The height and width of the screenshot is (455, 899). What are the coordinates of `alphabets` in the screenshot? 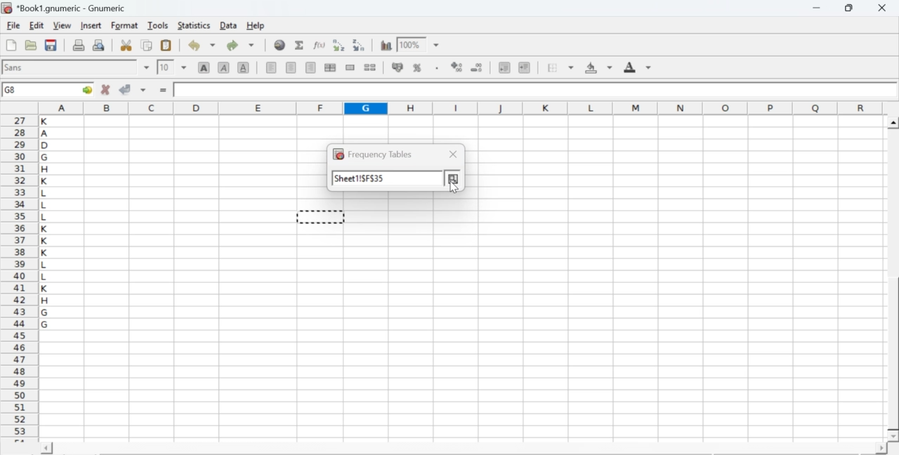 It's located at (46, 276).